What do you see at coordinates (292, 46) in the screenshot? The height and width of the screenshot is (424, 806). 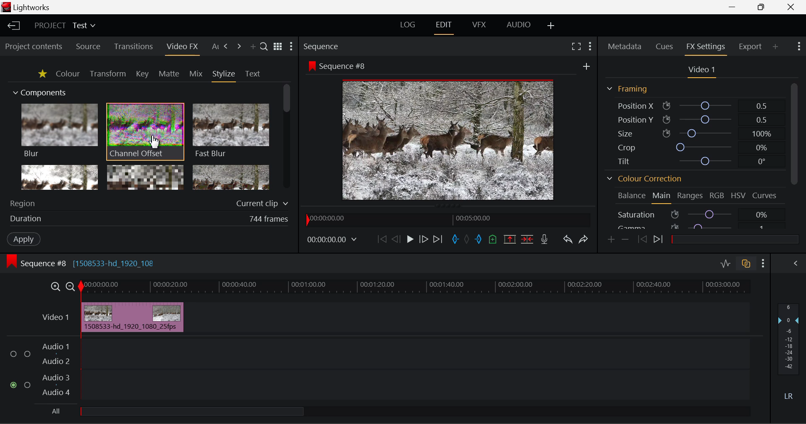 I see `Show Settings` at bounding box center [292, 46].